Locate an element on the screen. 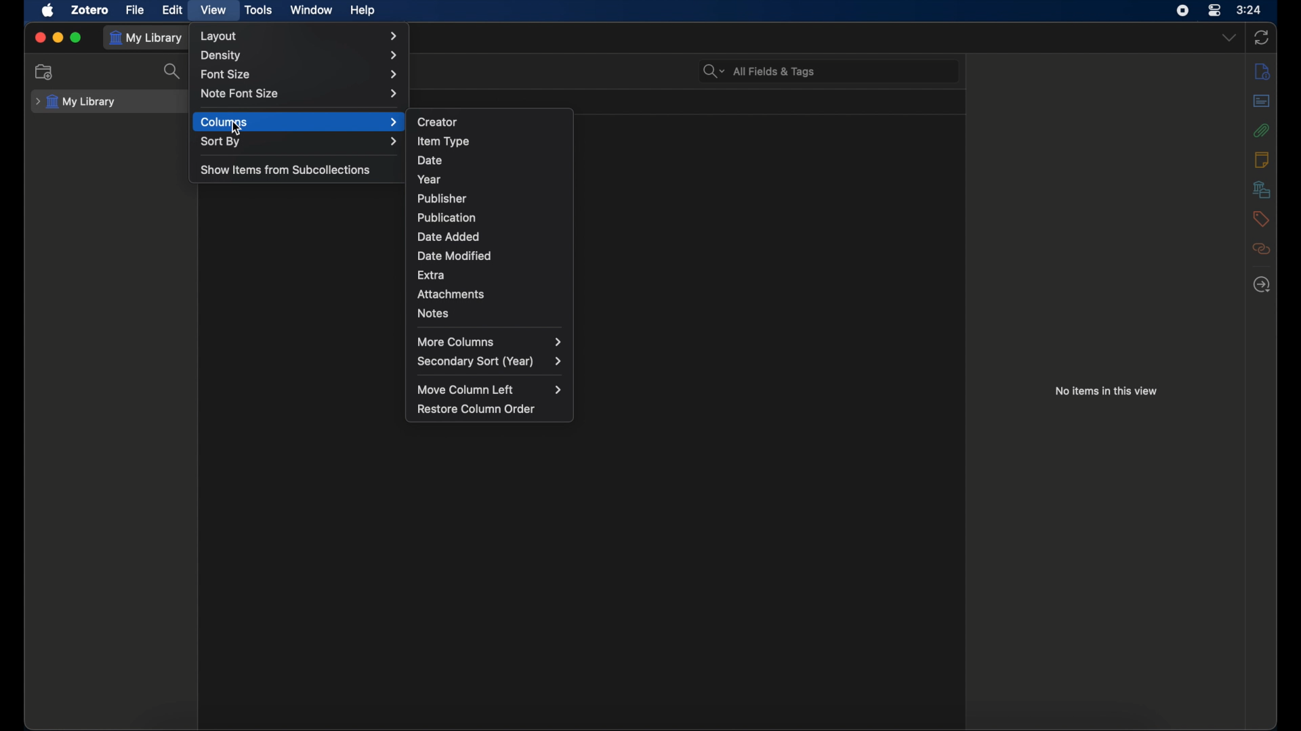 The height and width of the screenshot is (731, 1301). year is located at coordinates (430, 179).